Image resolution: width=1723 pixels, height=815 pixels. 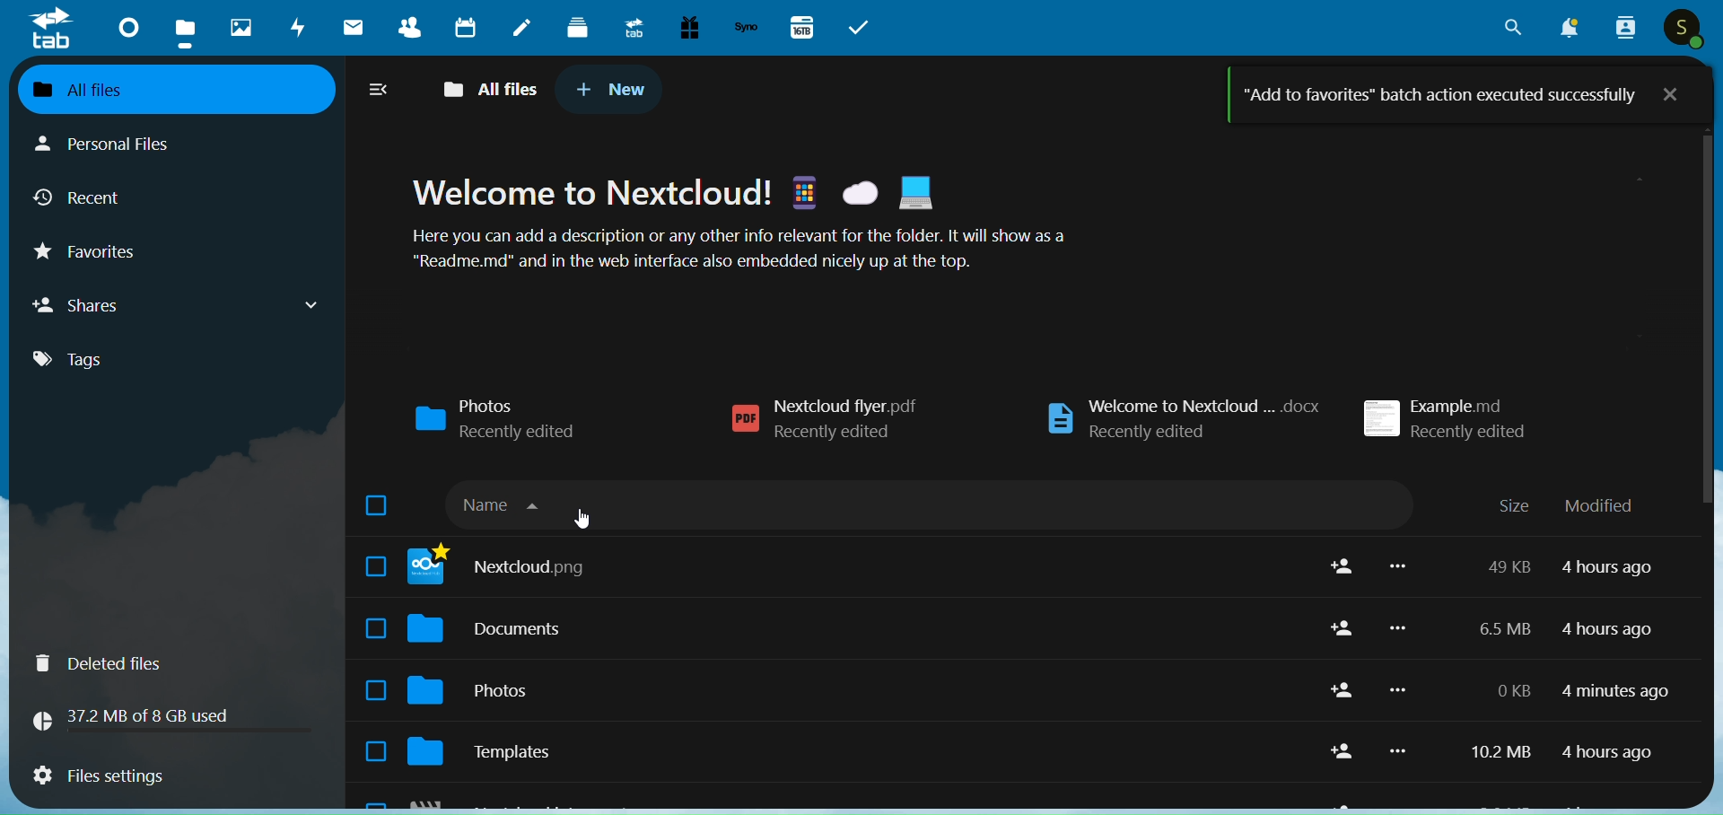 What do you see at coordinates (1671, 93) in the screenshot?
I see `close notification` at bounding box center [1671, 93].